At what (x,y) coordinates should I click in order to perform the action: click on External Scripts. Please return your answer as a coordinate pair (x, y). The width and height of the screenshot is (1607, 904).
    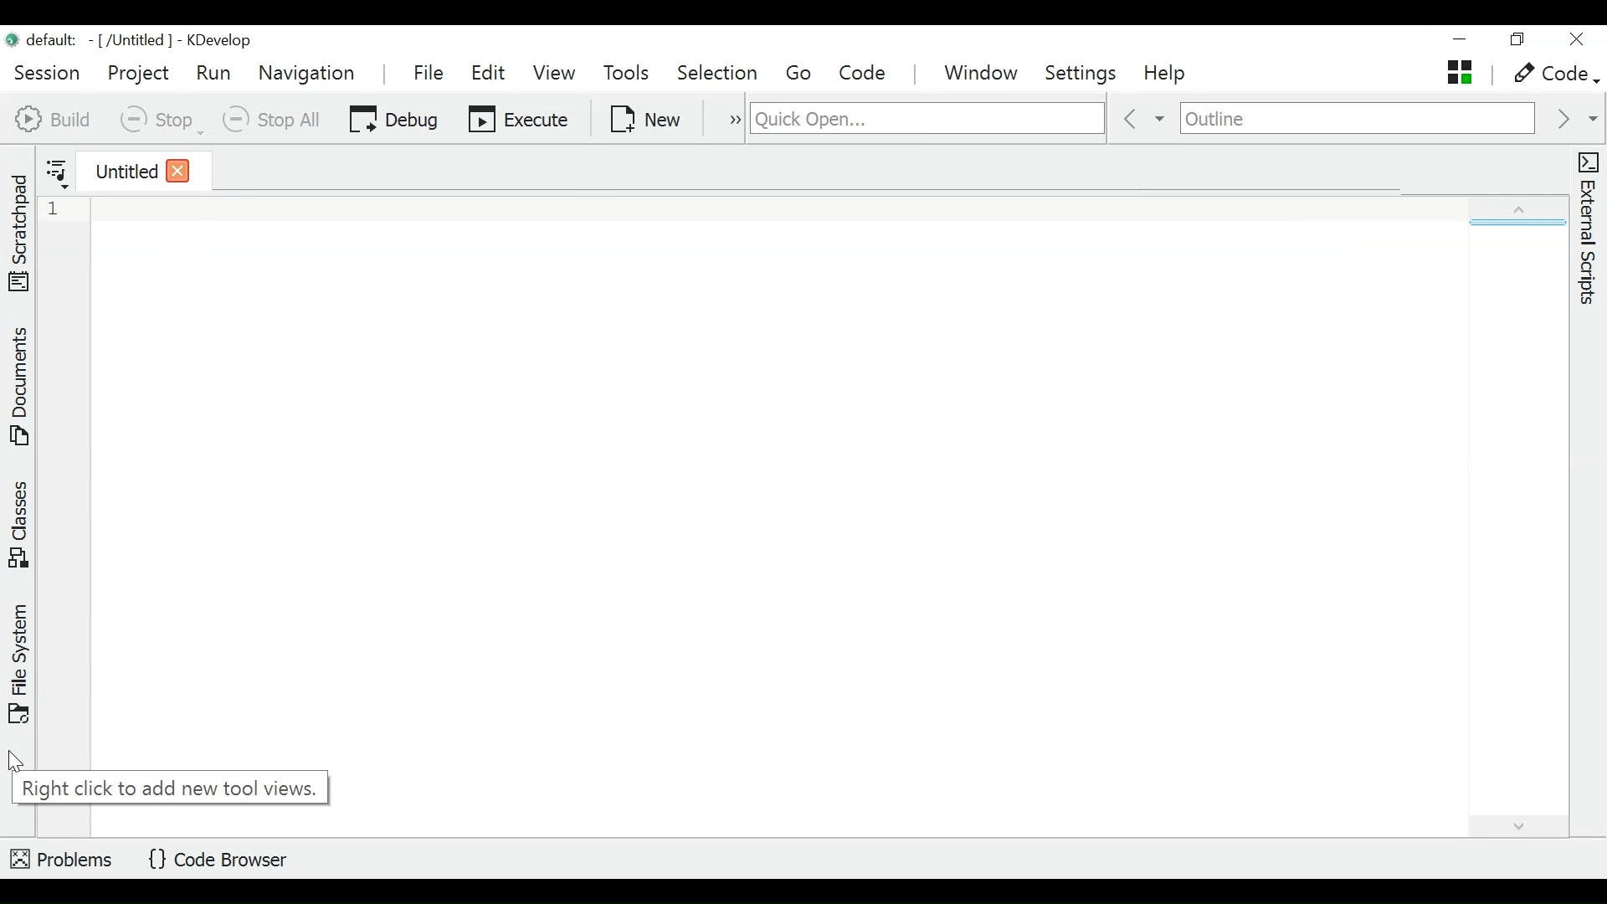
    Looking at the image, I should click on (1588, 229).